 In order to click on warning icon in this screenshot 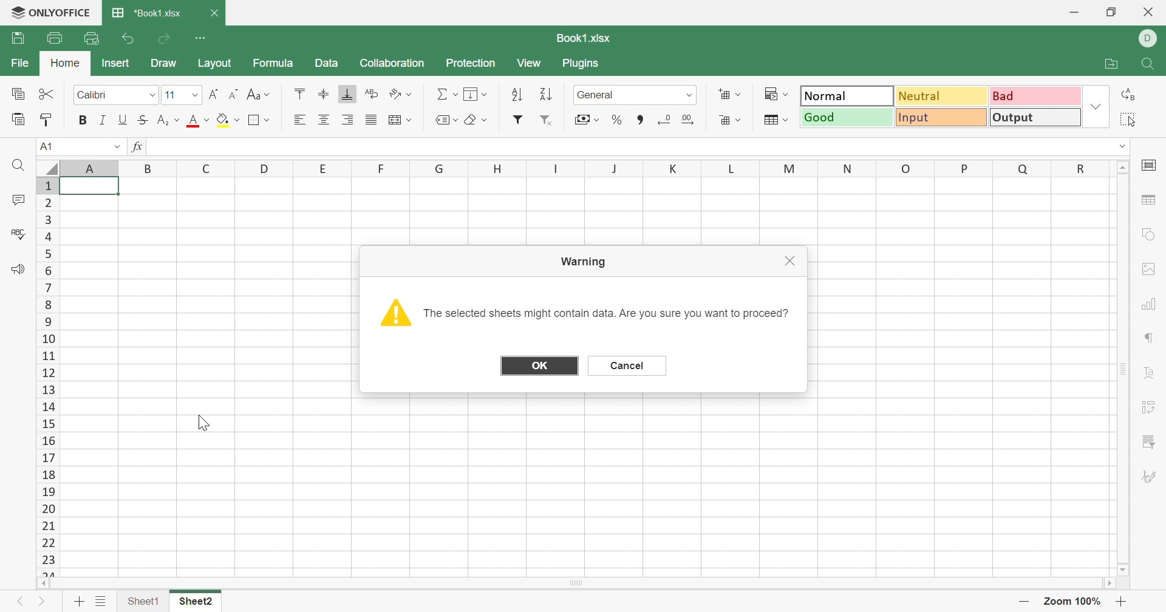, I will do `click(393, 312)`.